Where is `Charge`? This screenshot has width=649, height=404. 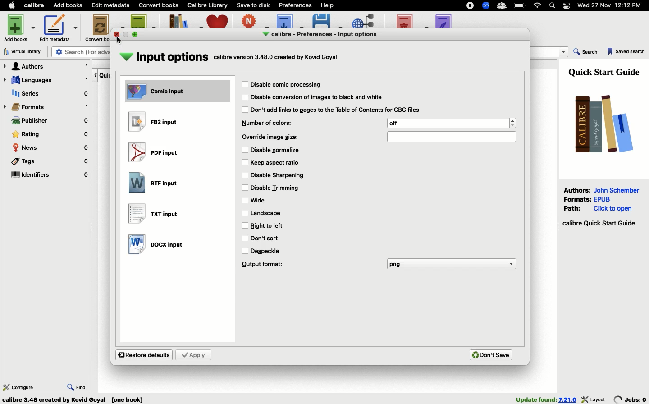
Charge is located at coordinates (520, 6).